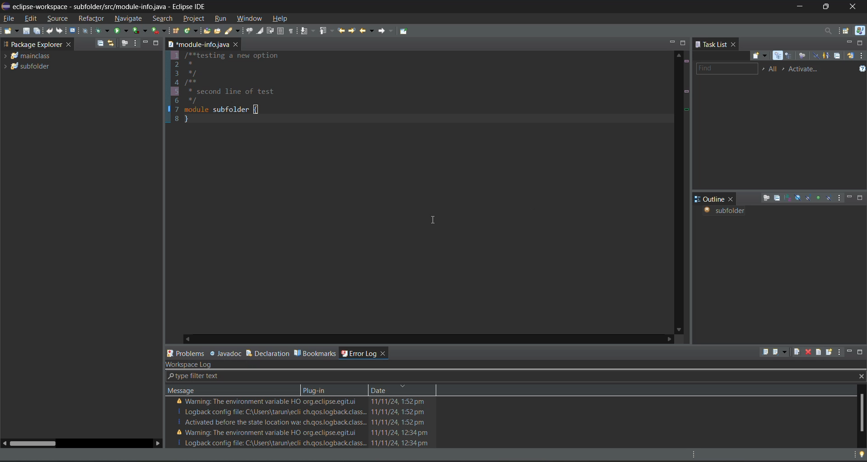 This screenshot has width=867, height=462. Describe the element at coordinates (27, 31) in the screenshot. I see `save` at that location.